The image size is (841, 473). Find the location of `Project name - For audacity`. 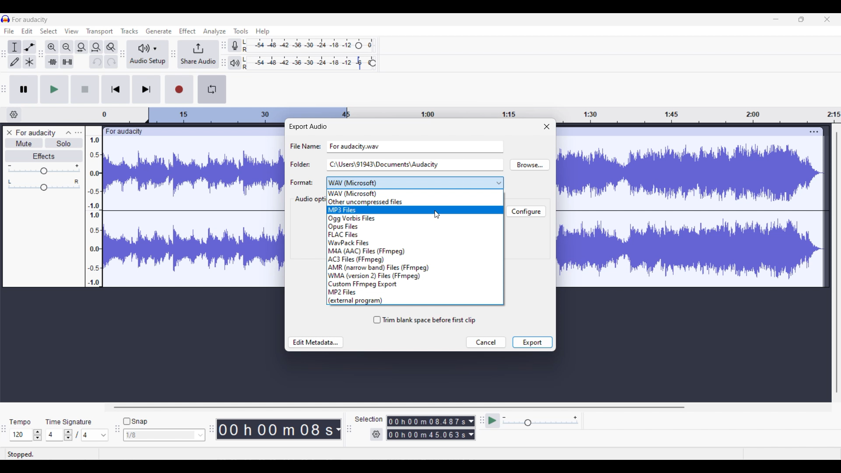

Project name - For audacity is located at coordinates (31, 20).